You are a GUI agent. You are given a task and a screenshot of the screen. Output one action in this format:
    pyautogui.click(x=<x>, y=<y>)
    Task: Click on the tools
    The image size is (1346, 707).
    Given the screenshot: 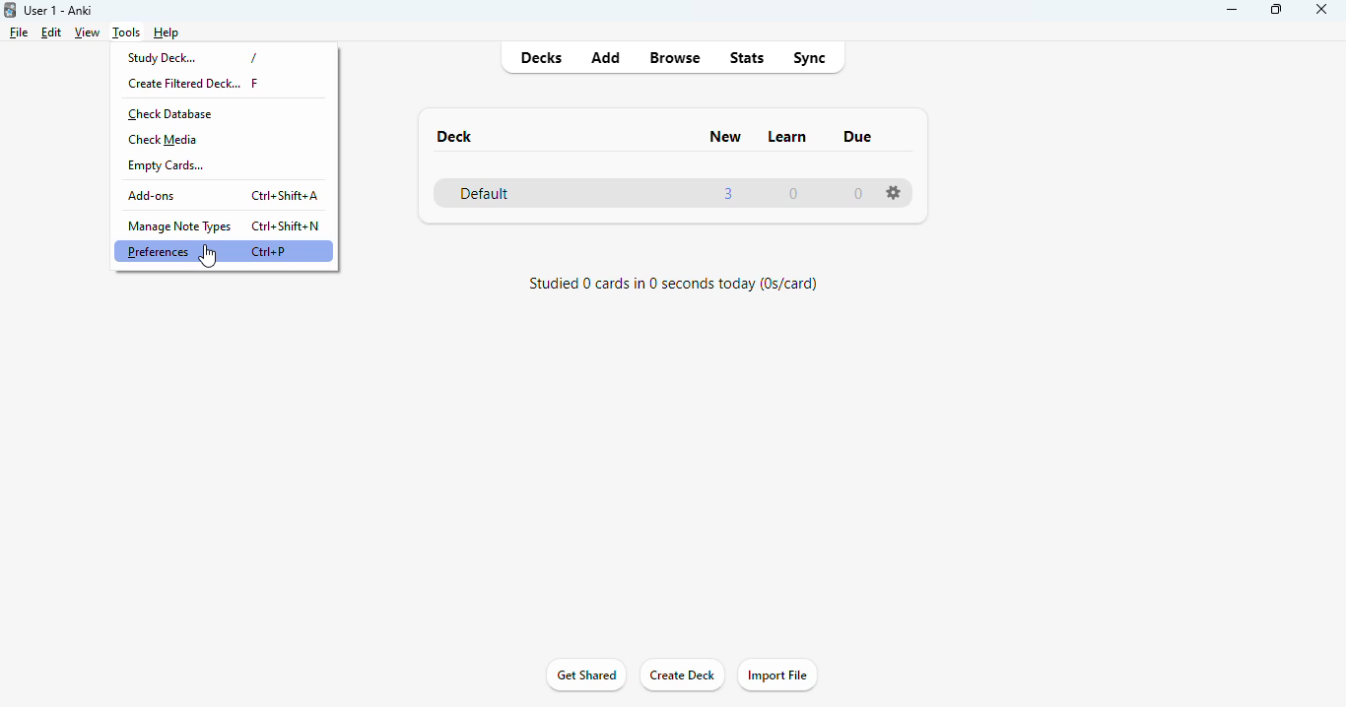 What is the action you would take?
    pyautogui.click(x=126, y=32)
    